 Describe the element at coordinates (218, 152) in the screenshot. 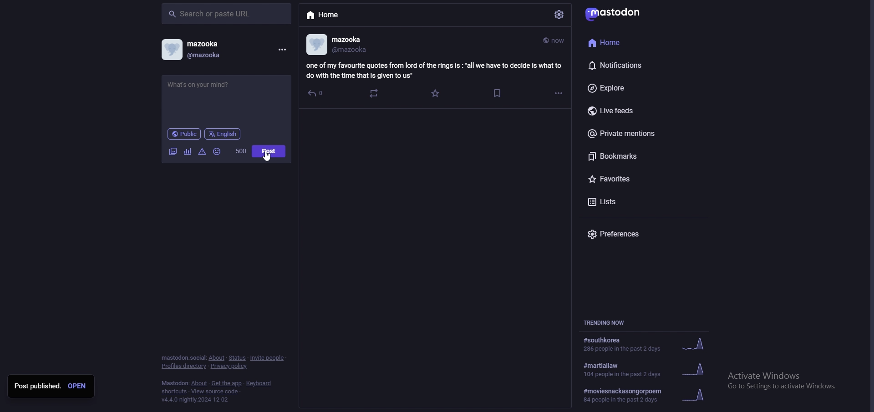

I see `emoji` at that location.